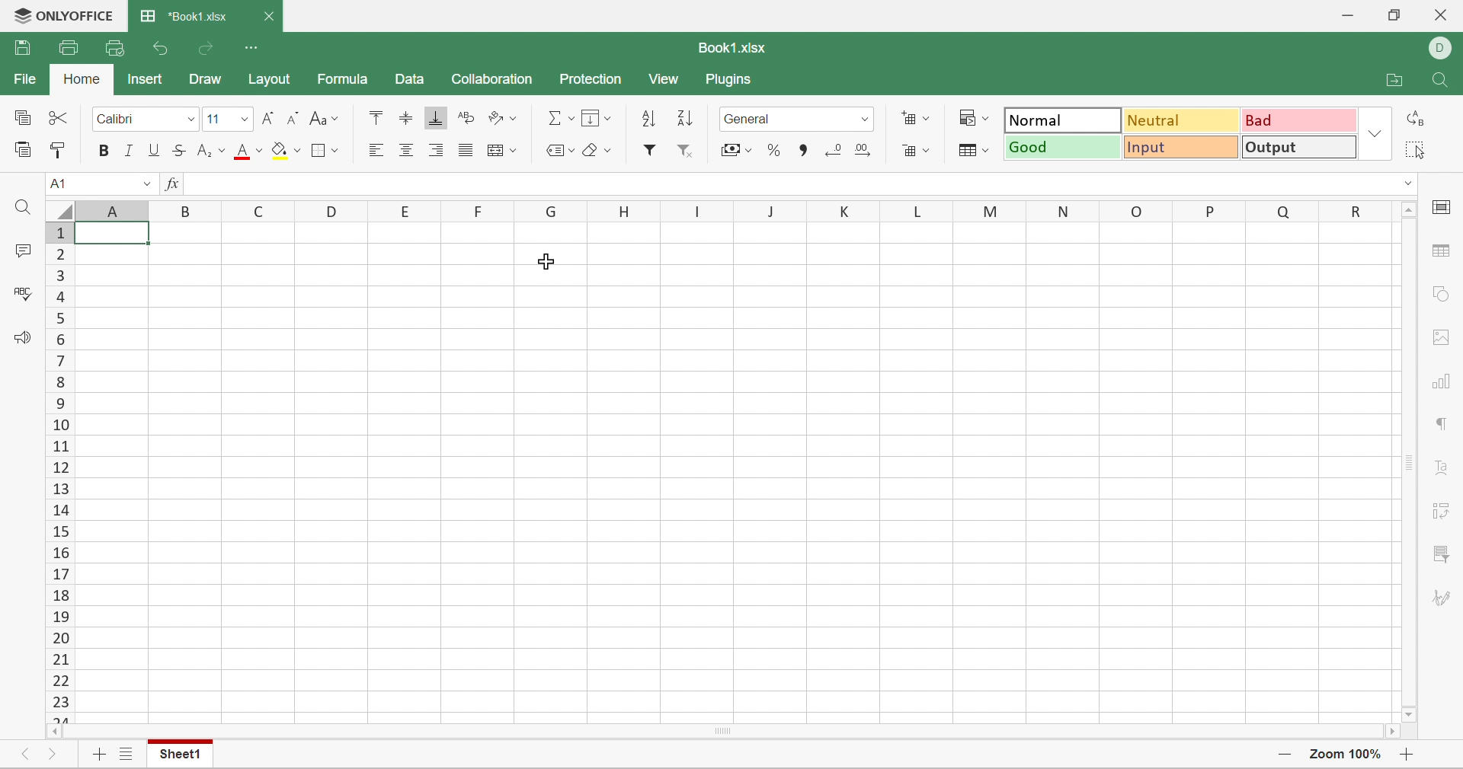  What do you see at coordinates (59, 427) in the screenshot?
I see `10` at bounding box center [59, 427].